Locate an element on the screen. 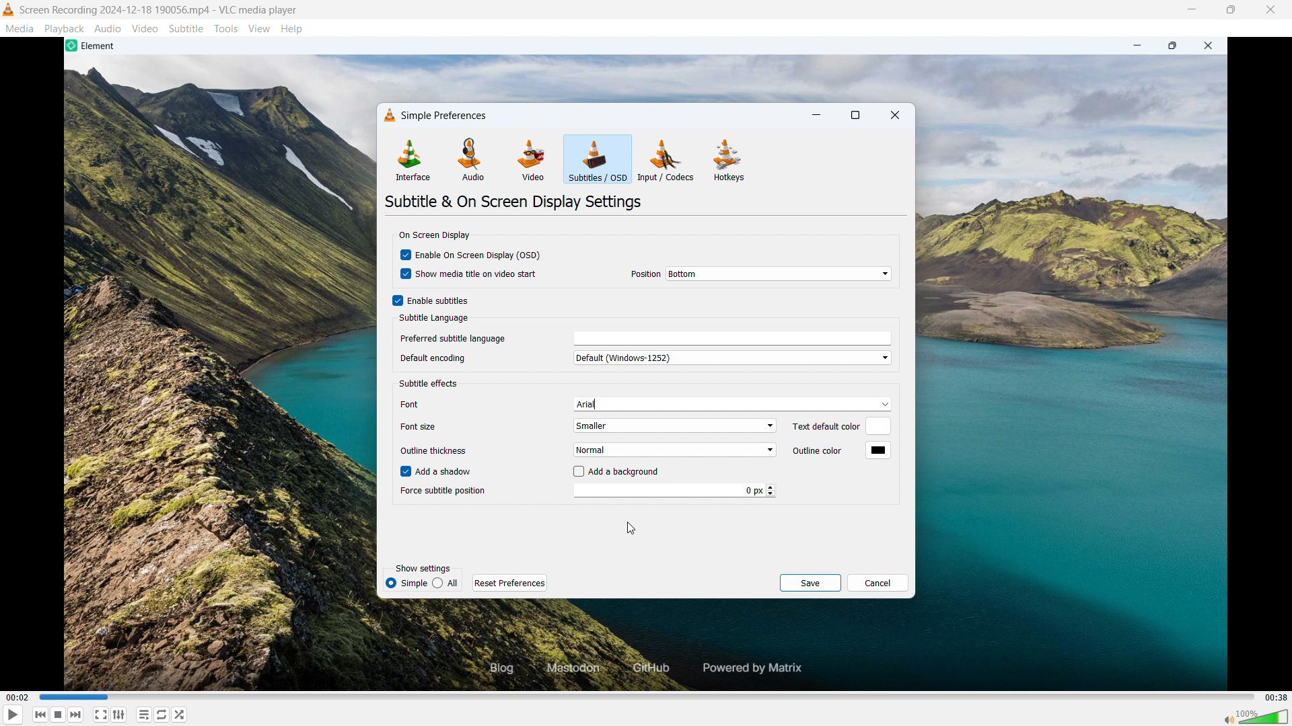 Image resolution: width=1292 pixels, height=726 pixels. Video playback is located at coordinates (655, 649).